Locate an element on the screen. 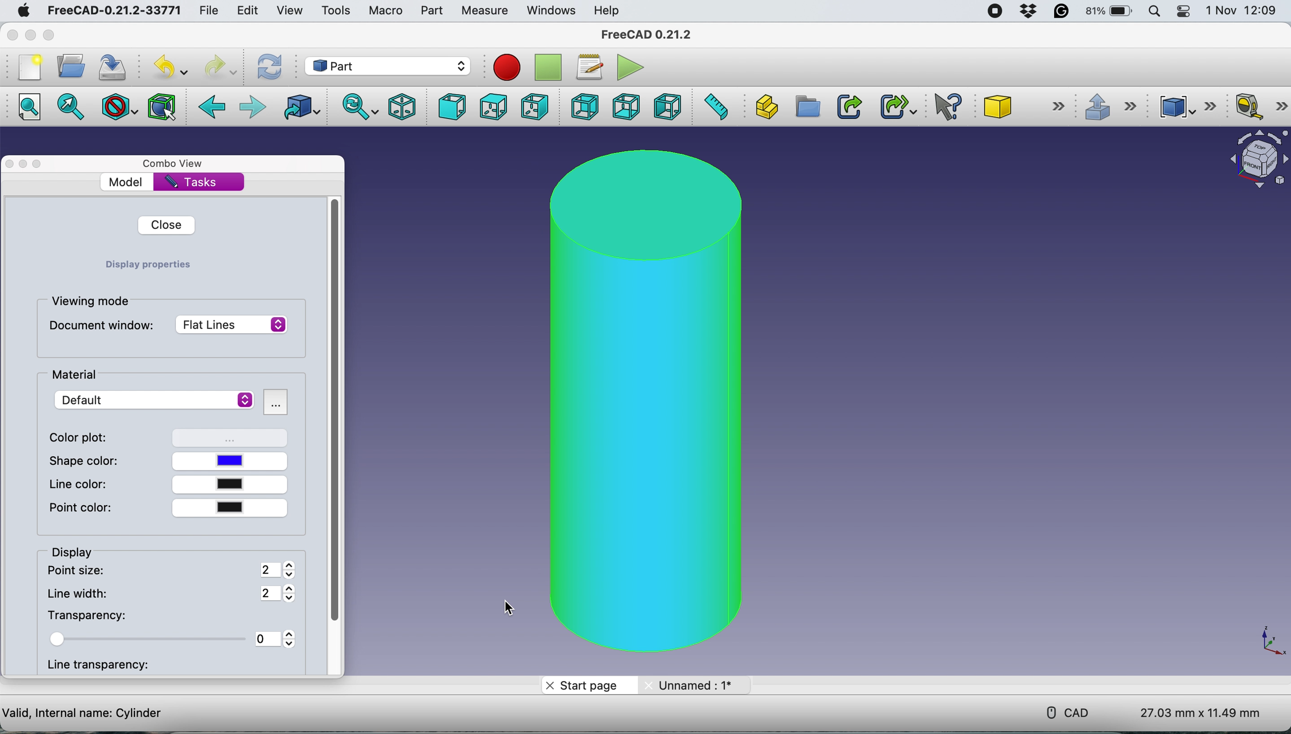  bottom is located at coordinates (624, 107).